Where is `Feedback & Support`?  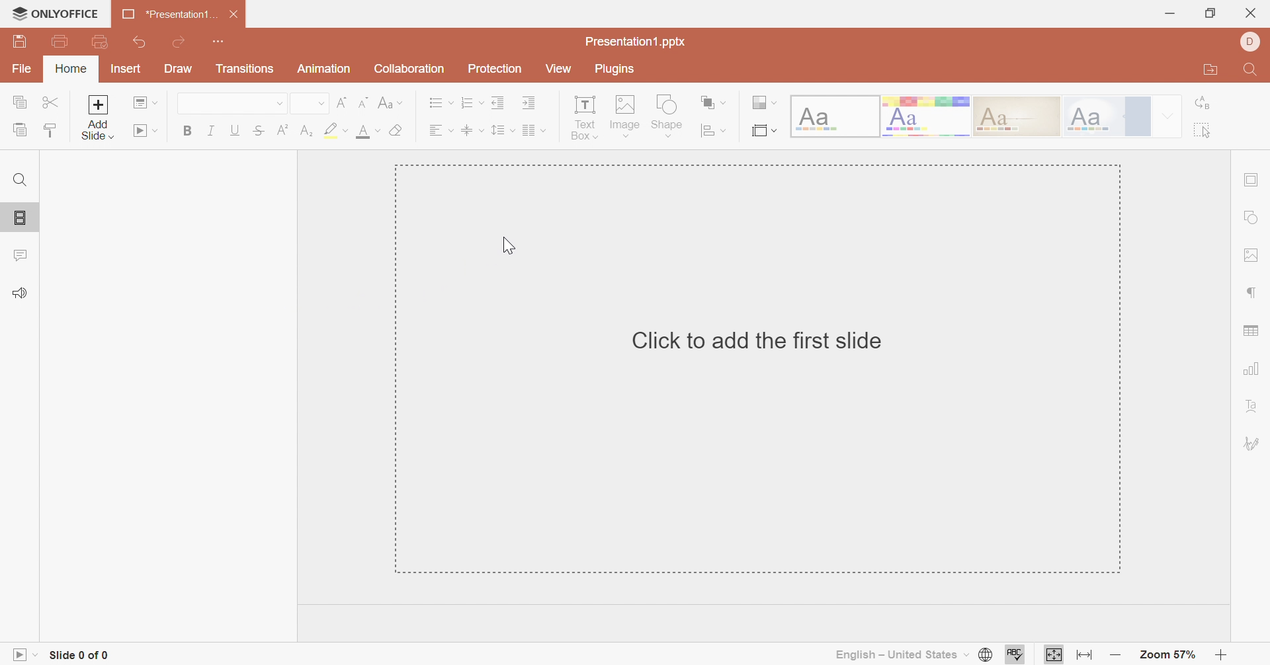 Feedback & Support is located at coordinates (22, 291).